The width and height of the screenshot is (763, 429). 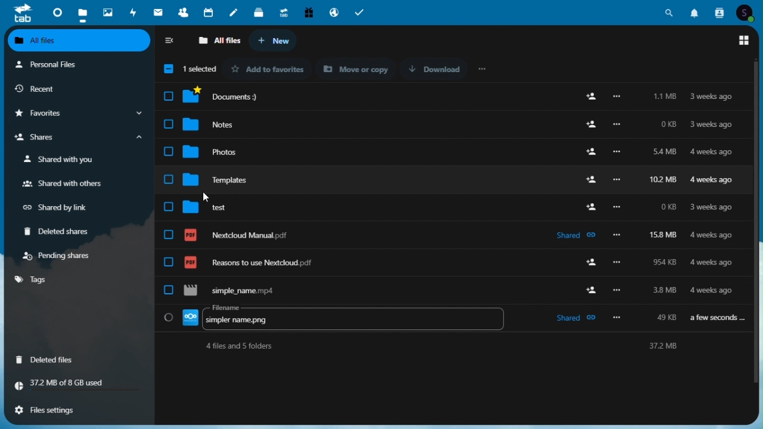 What do you see at coordinates (454, 122) in the screenshot?
I see `Notes  0KB  3weeksago` at bounding box center [454, 122].